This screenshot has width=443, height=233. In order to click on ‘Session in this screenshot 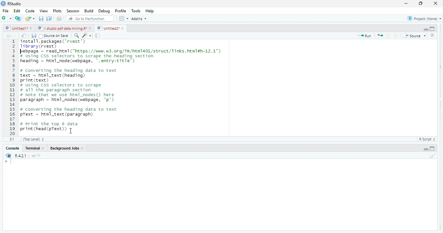, I will do `click(72, 11)`.